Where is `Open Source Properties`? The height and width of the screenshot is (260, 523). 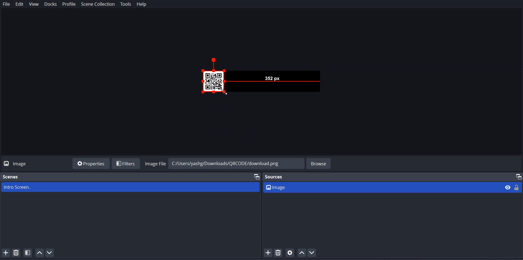
Open Source Properties is located at coordinates (290, 253).